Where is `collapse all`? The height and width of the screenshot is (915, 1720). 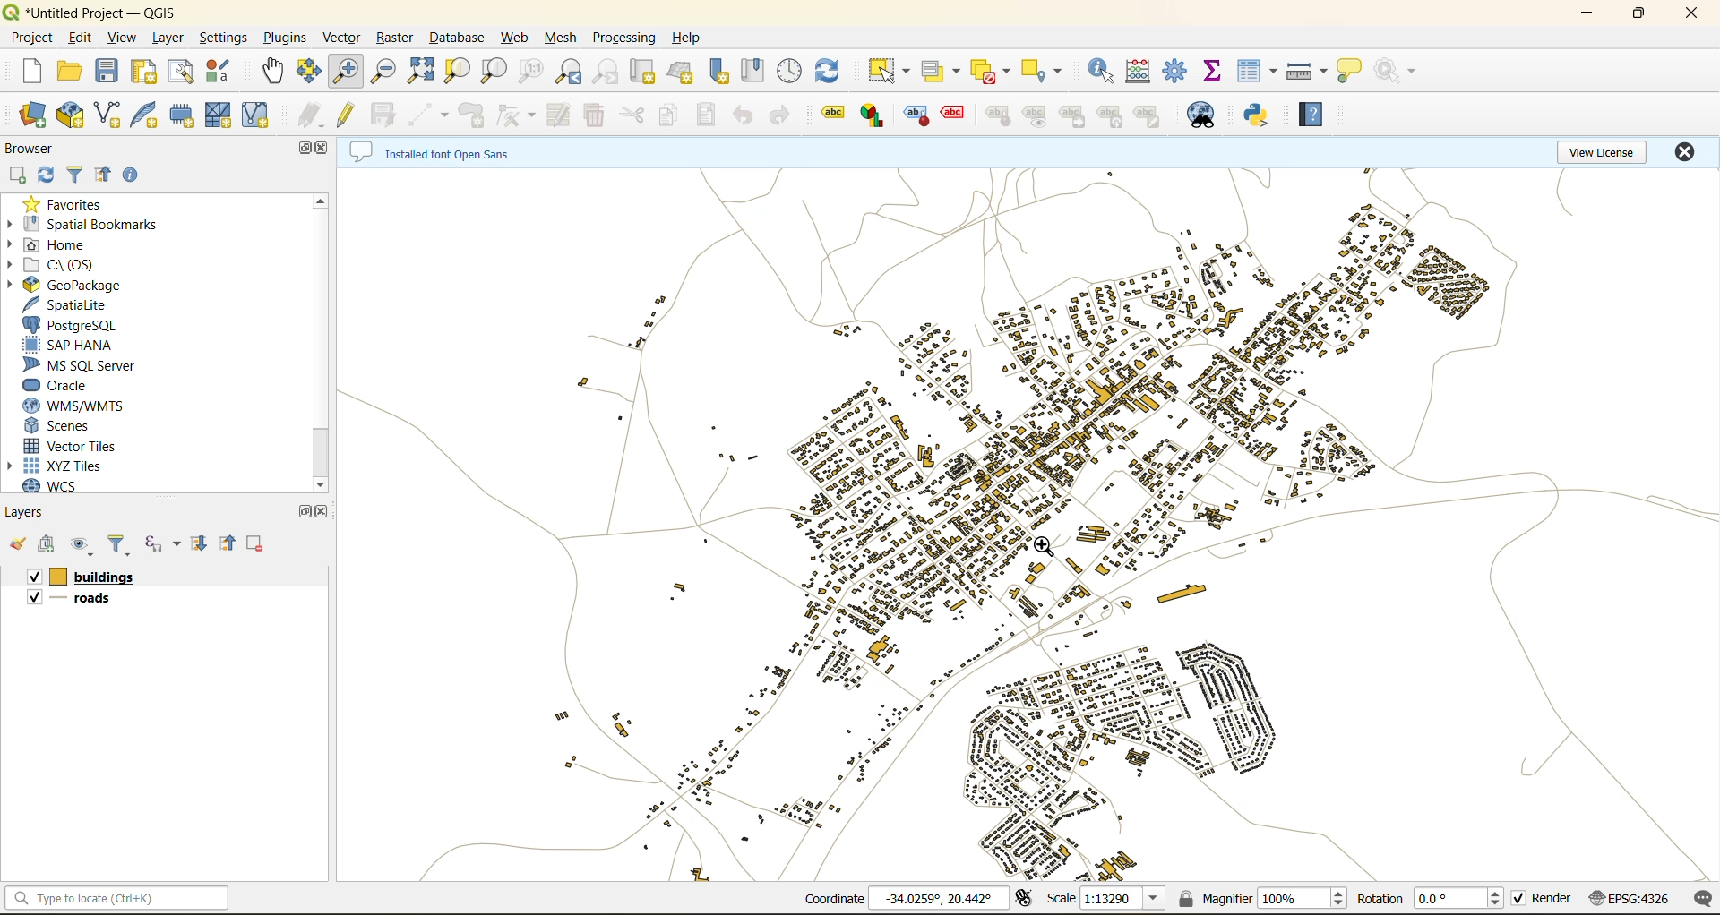 collapse all is located at coordinates (226, 542).